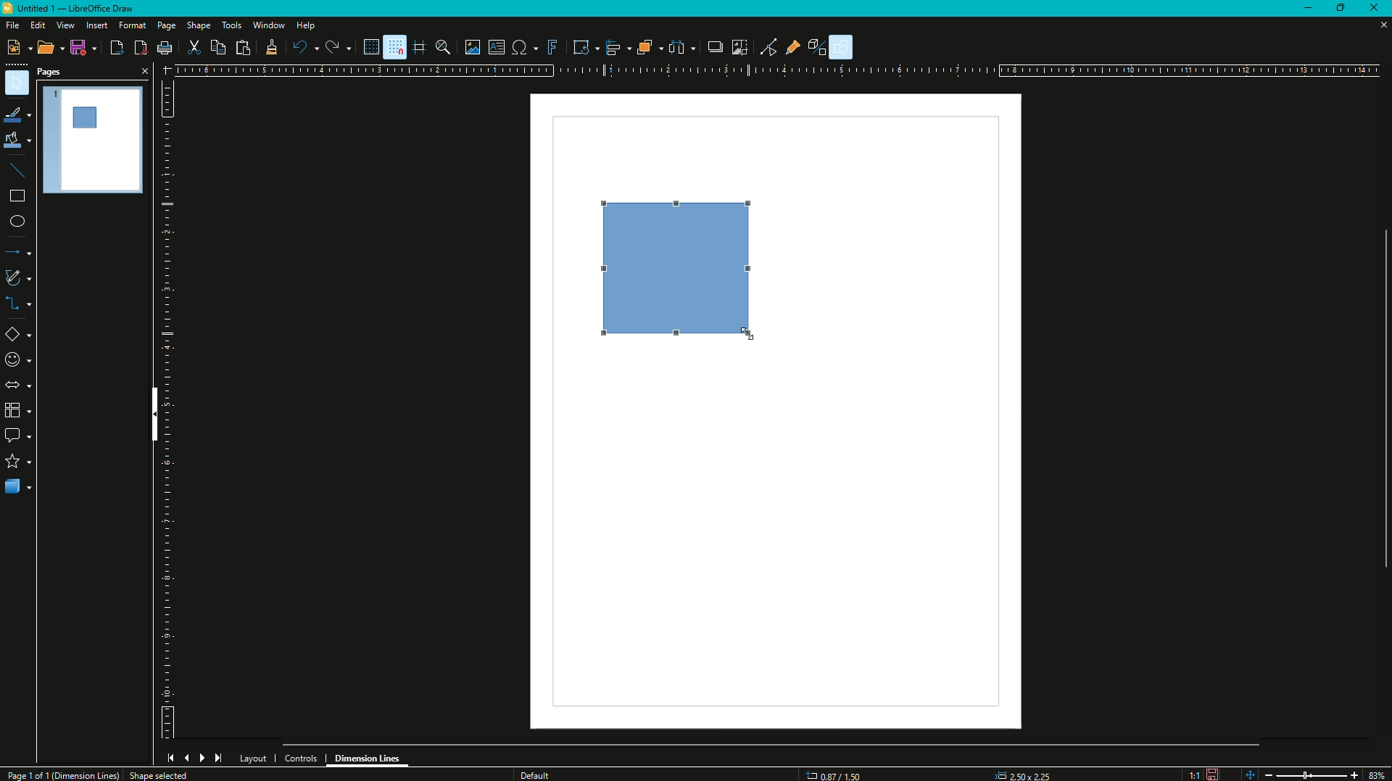 The width and height of the screenshot is (1392, 781). What do you see at coordinates (37, 25) in the screenshot?
I see `Edit` at bounding box center [37, 25].